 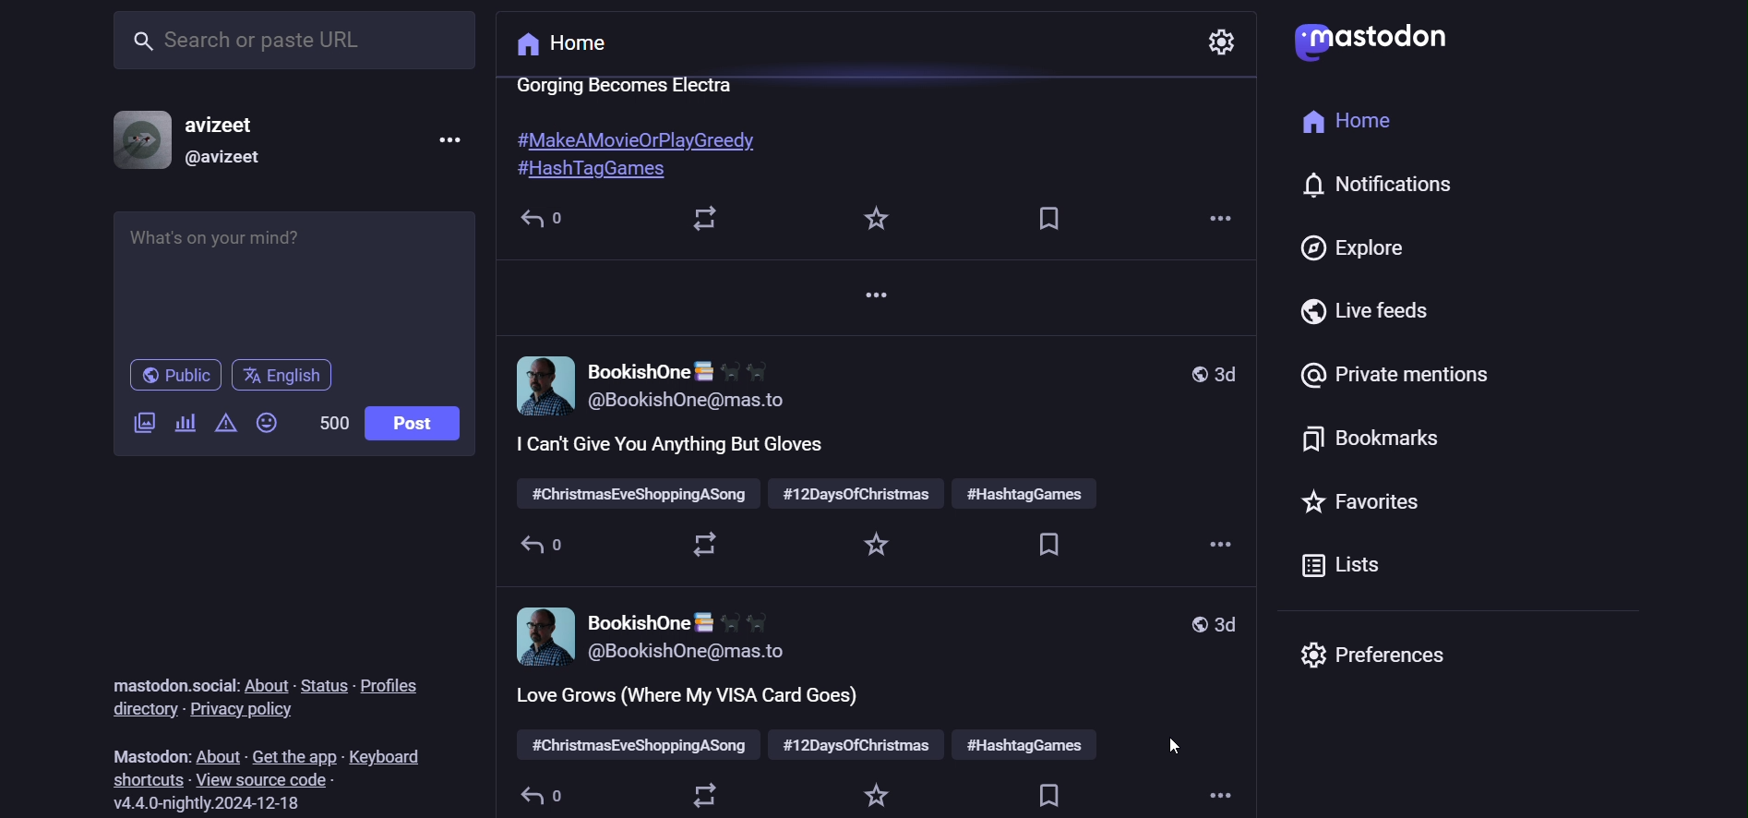 What do you see at coordinates (228, 122) in the screenshot?
I see `avizeet (name)` at bounding box center [228, 122].